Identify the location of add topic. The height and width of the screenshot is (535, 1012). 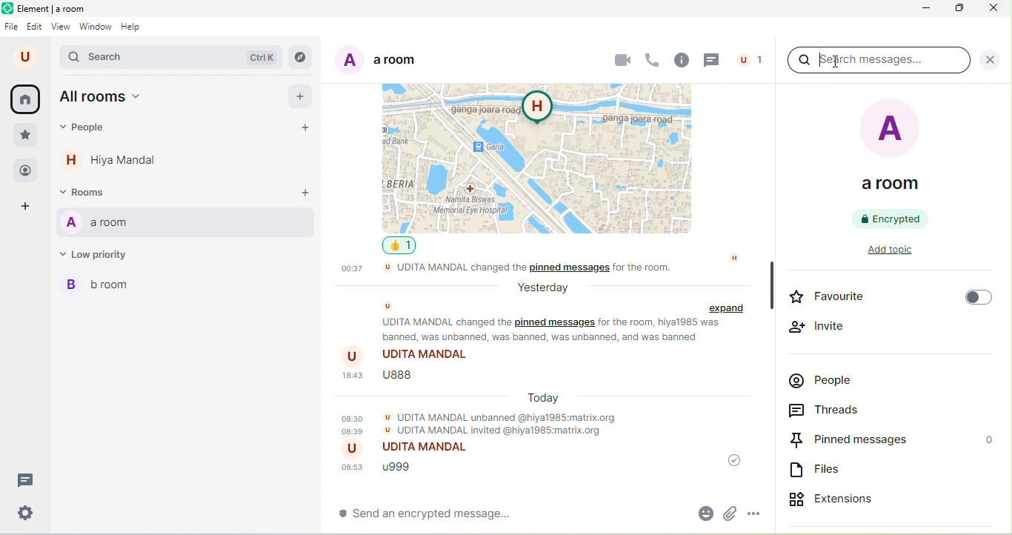
(901, 252).